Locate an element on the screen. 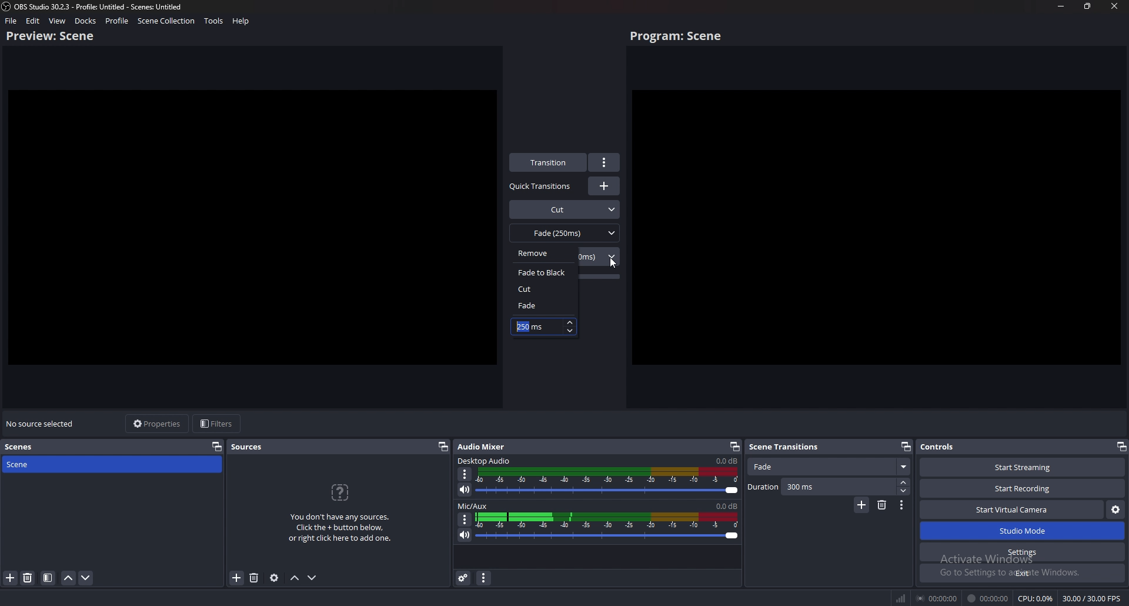 This screenshot has height=606, width=1129. Controls is located at coordinates (955, 447).